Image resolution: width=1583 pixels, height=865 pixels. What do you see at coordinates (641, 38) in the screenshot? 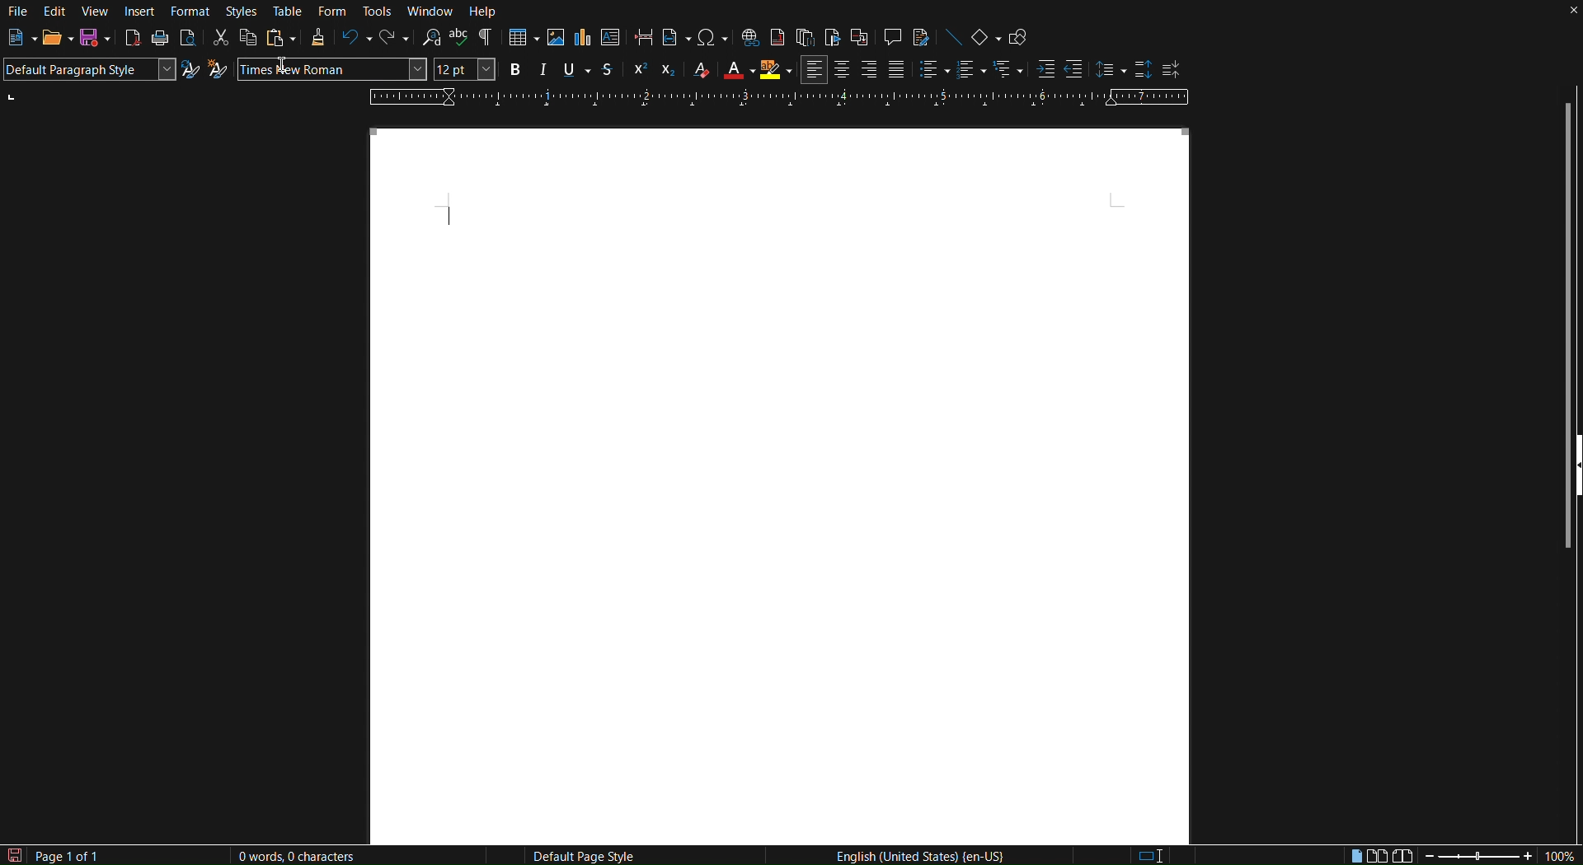
I see `Insert page break` at bounding box center [641, 38].